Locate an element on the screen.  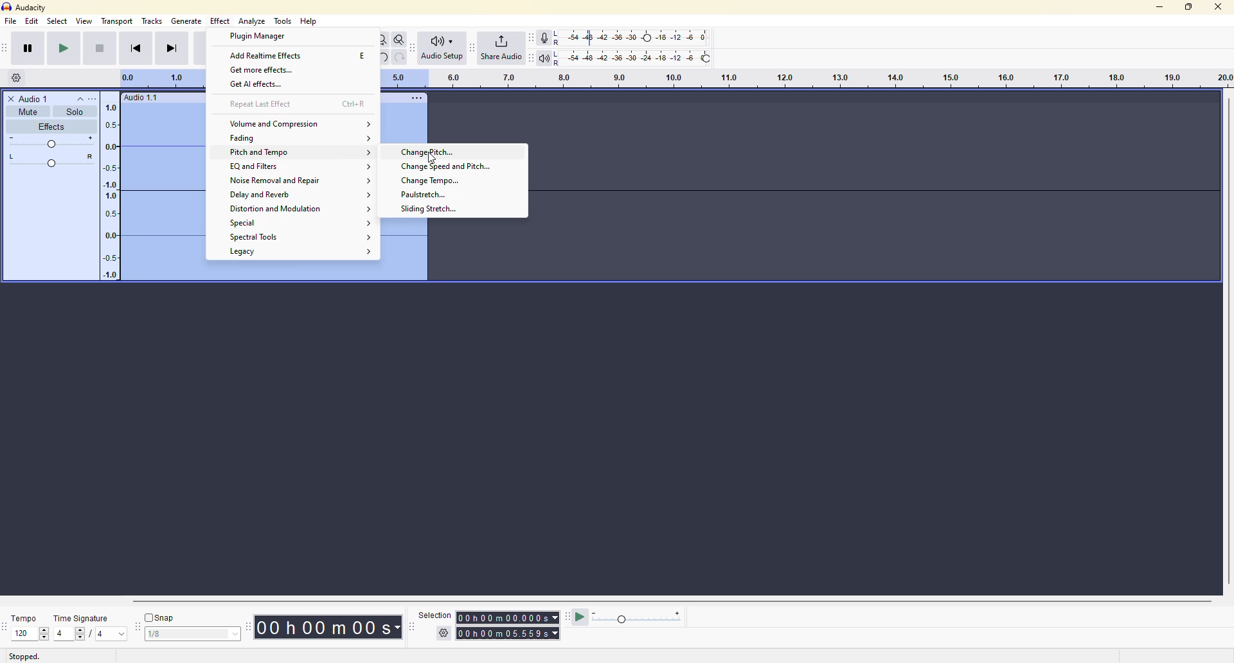
eq and filters is located at coordinates (256, 167).